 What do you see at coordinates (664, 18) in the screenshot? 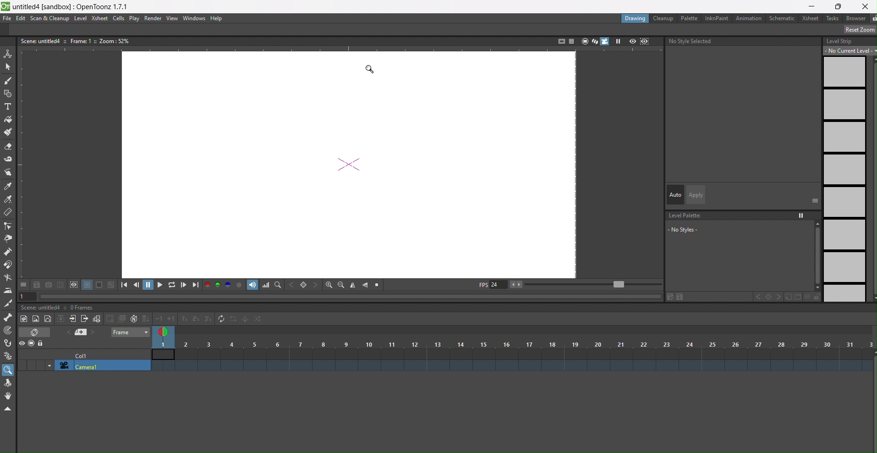
I see `cleanup` at bounding box center [664, 18].